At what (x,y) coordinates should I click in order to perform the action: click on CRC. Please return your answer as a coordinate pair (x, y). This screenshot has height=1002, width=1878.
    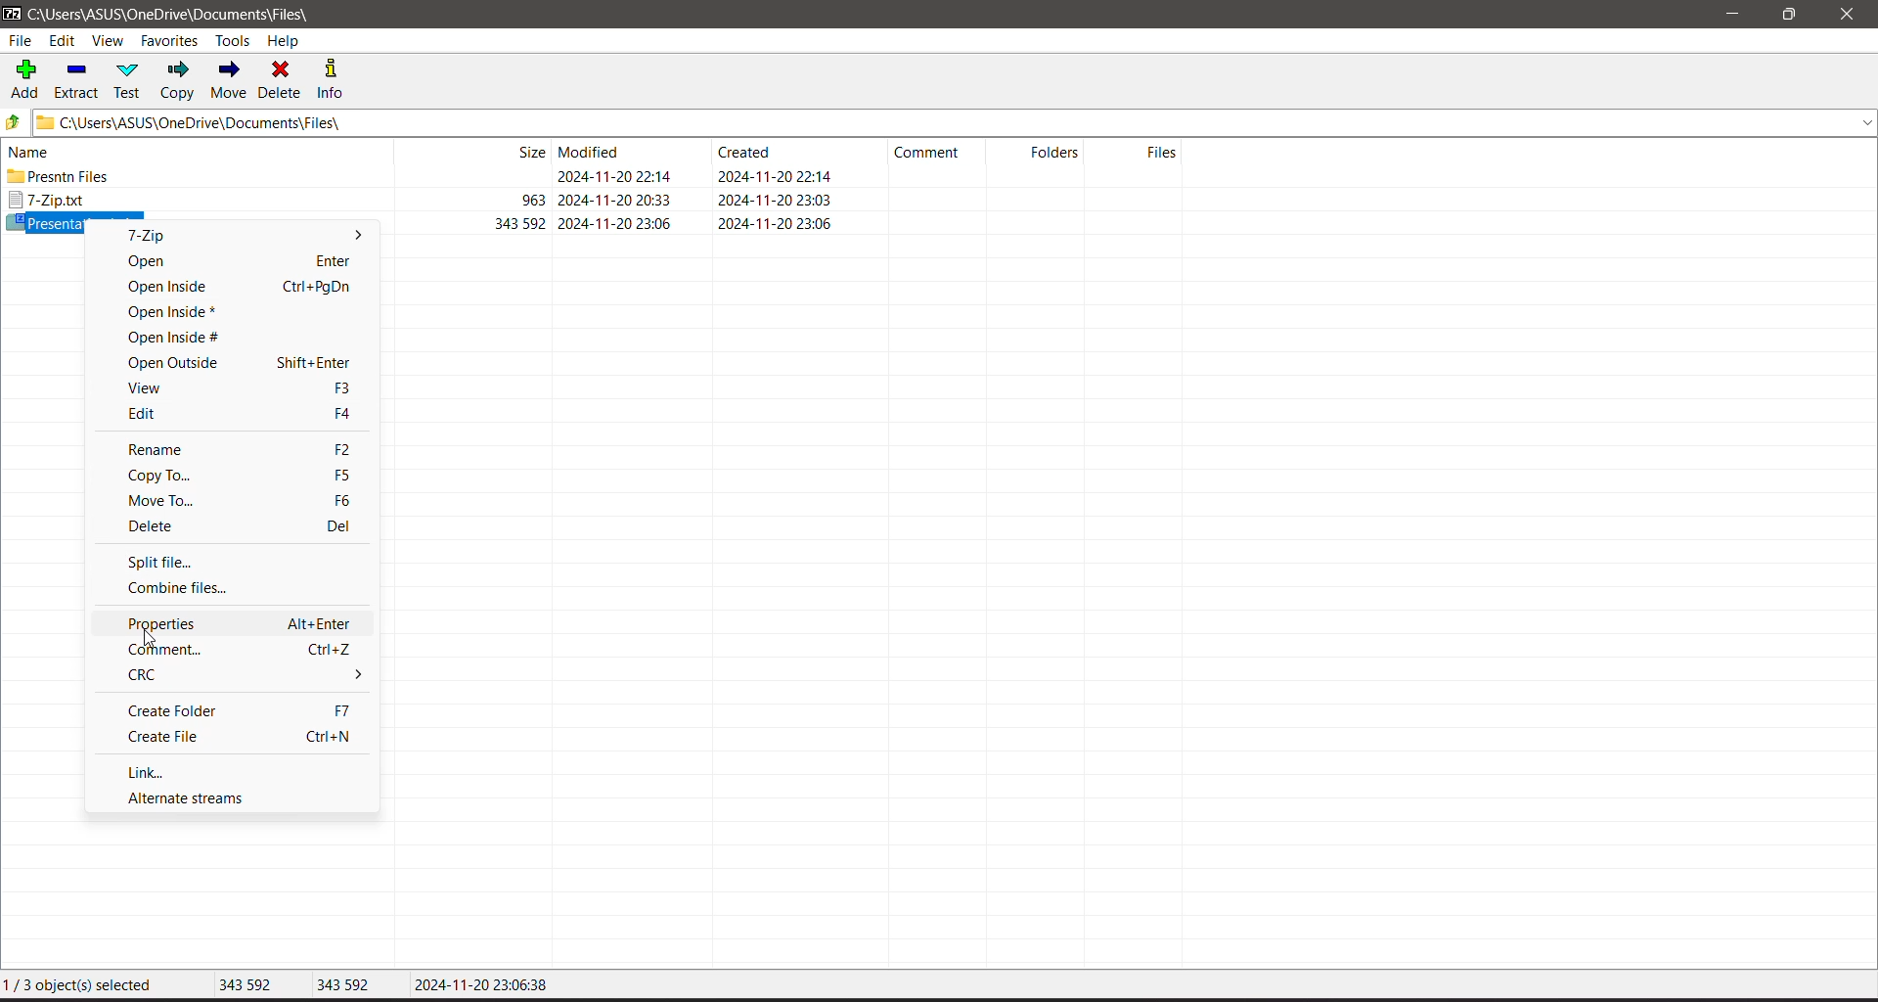
    Looking at the image, I should click on (192, 675).